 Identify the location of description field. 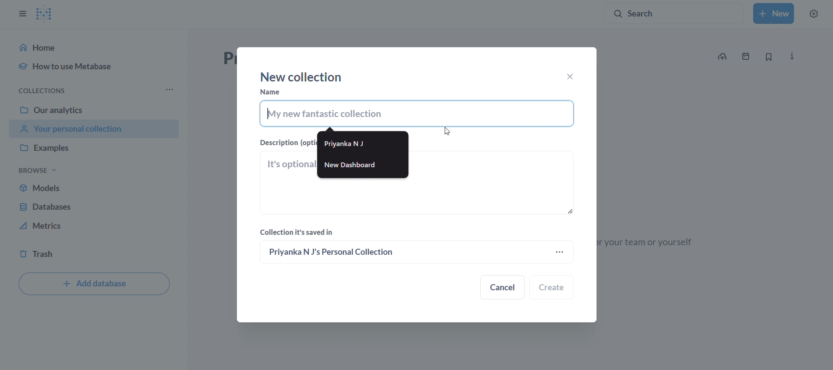
(417, 186).